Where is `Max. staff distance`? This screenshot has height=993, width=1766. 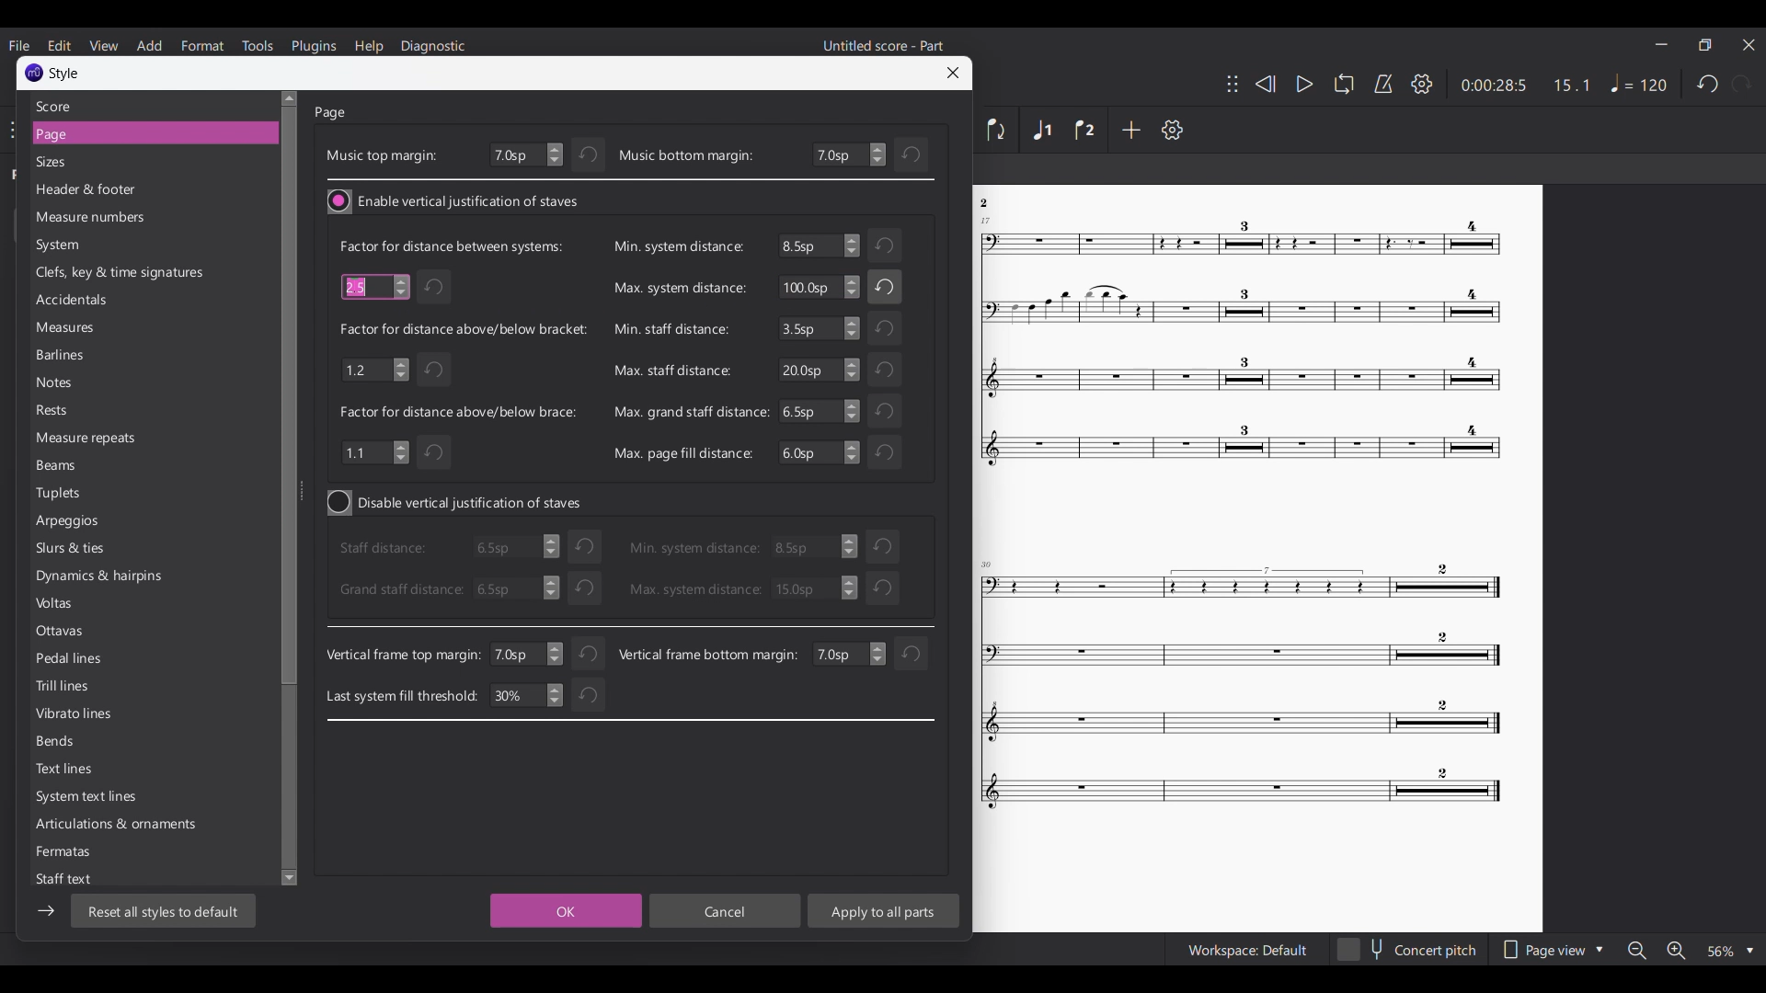 Max. staff distance is located at coordinates (670, 371).